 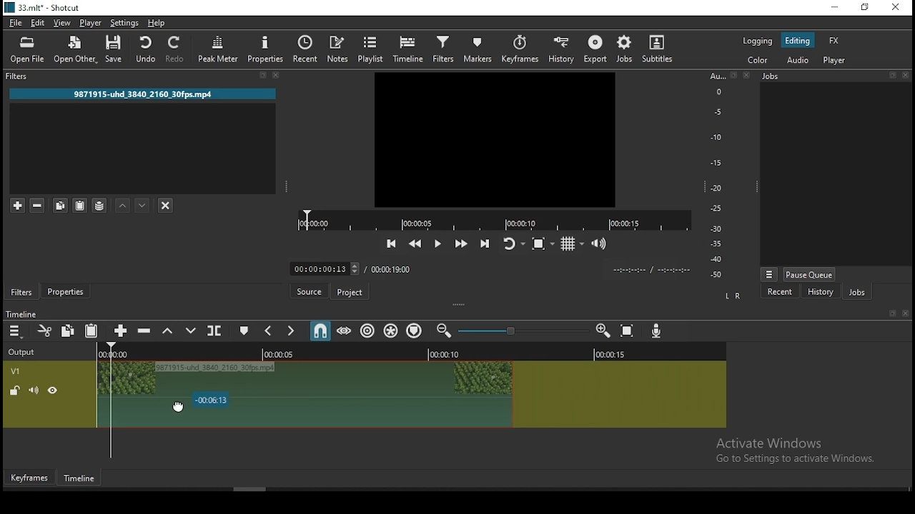 I want to click on Source, so click(x=310, y=290).